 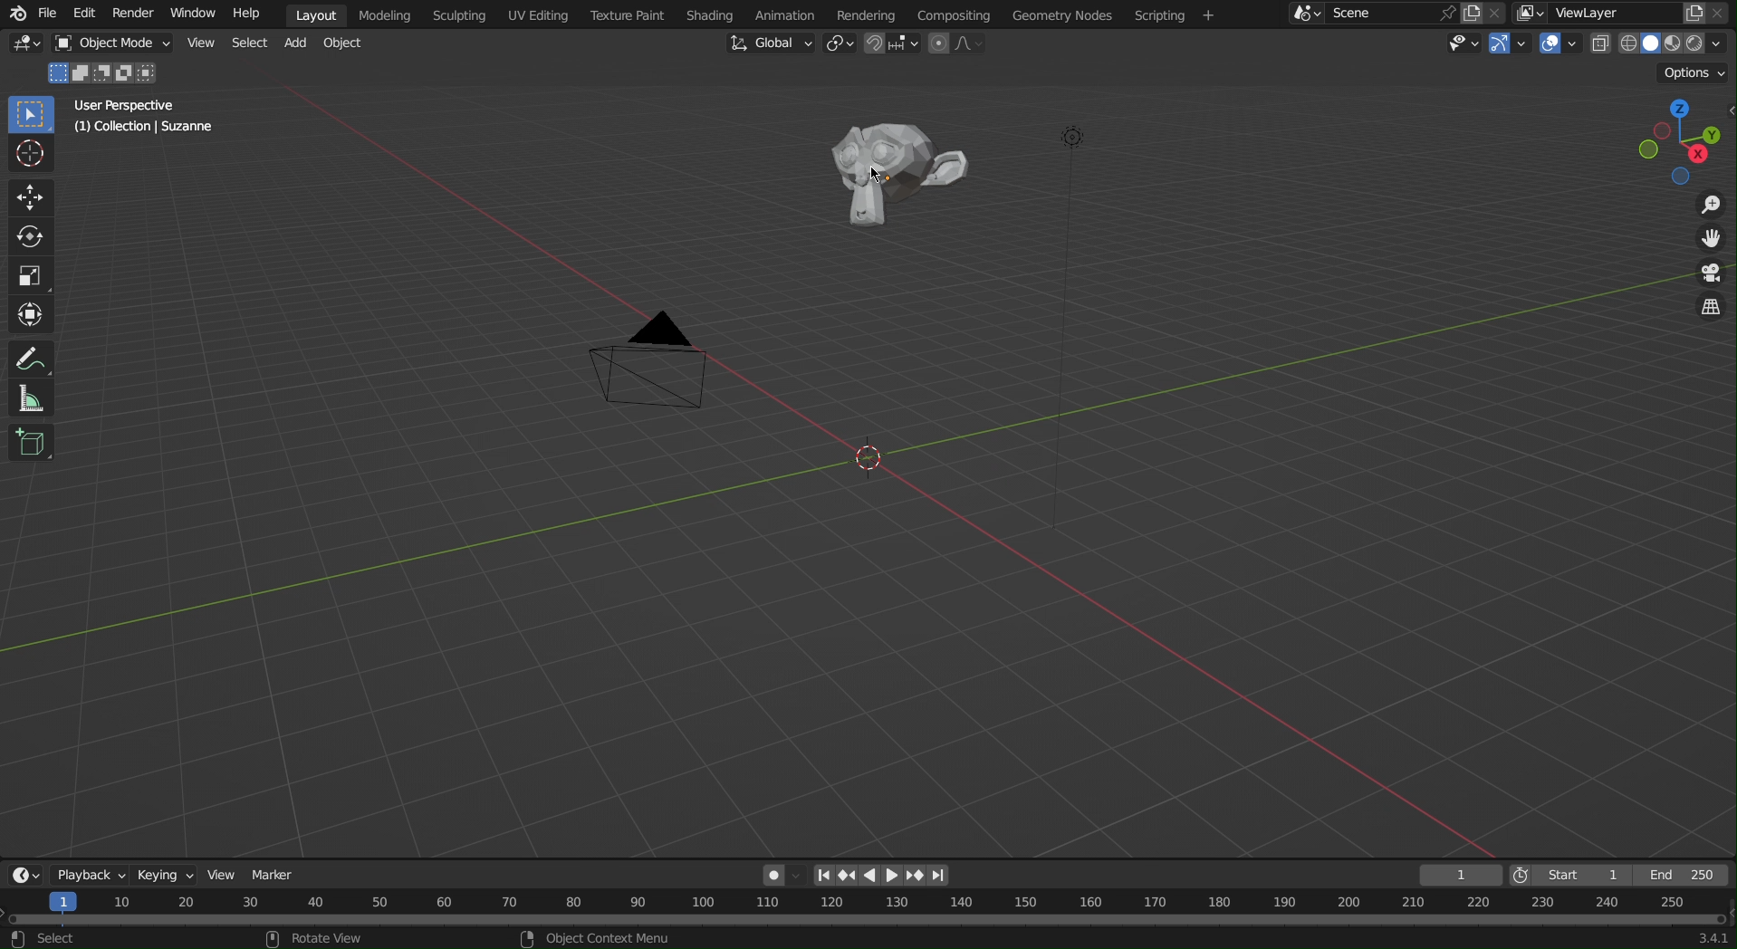 What do you see at coordinates (1713, 938) in the screenshot?
I see `3.4.1` at bounding box center [1713, 938].